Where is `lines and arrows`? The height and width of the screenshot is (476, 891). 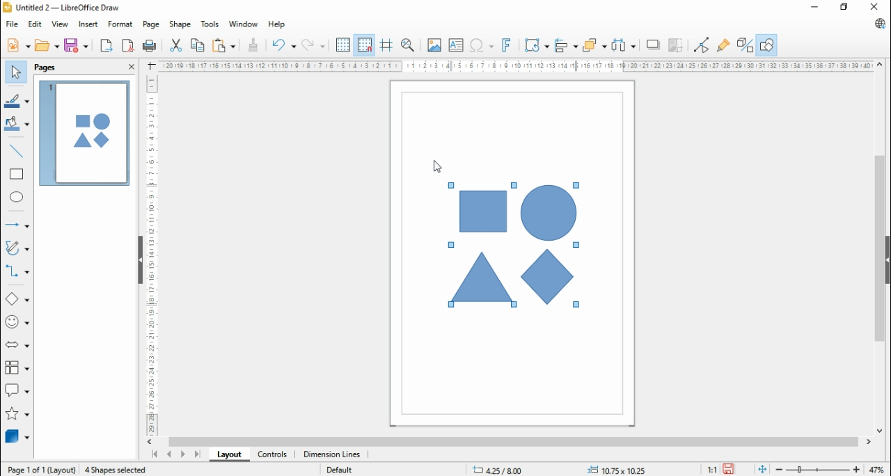
lines and arrows is located at coordinates (15, 225).